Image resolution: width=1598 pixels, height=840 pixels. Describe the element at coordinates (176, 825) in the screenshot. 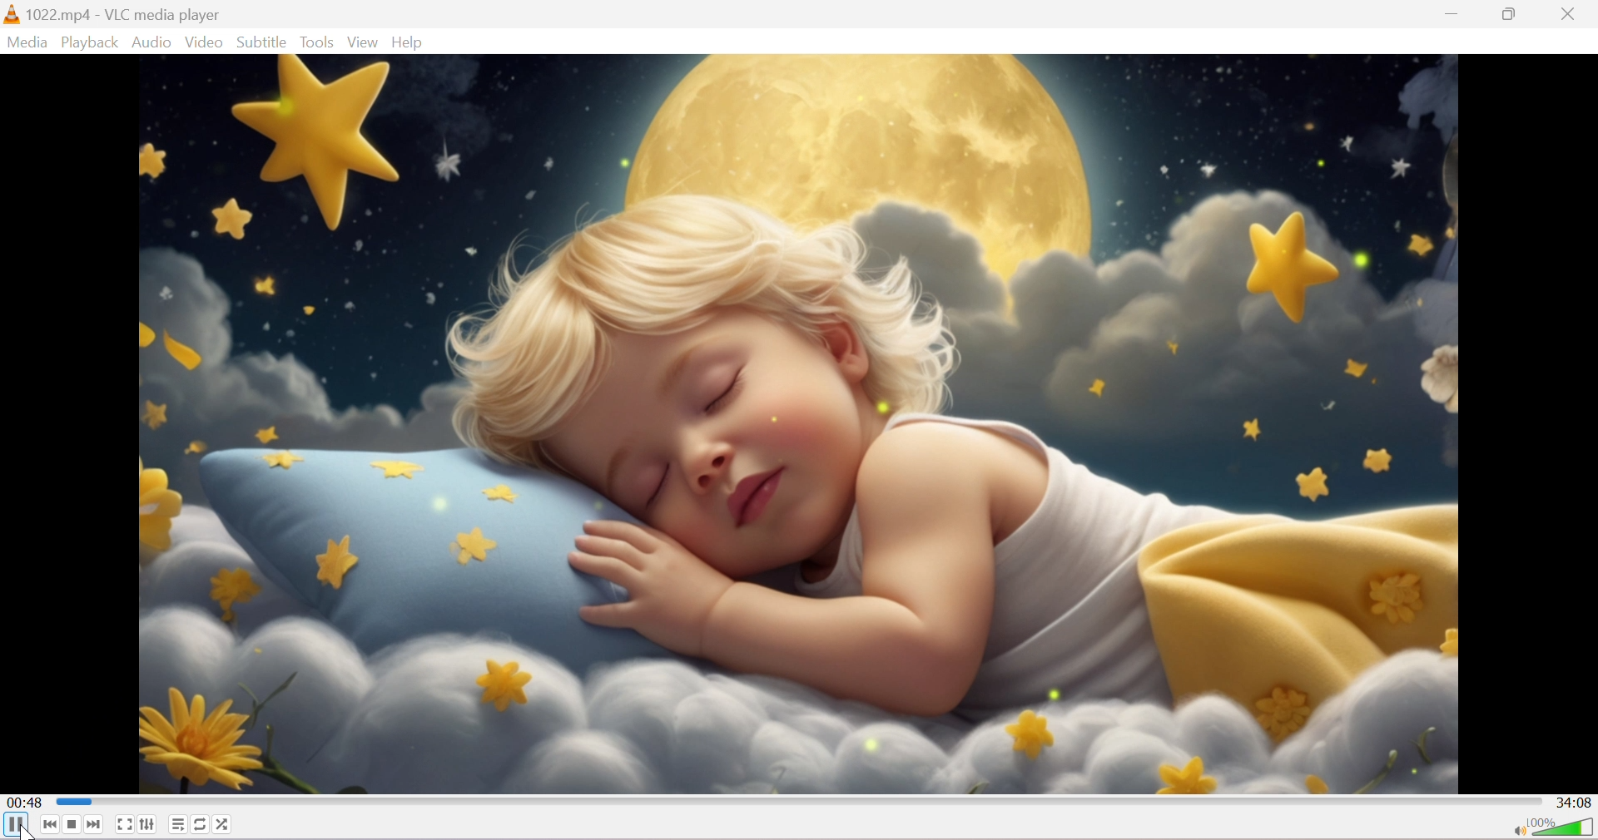

I see `Toggle playlist` at that location.